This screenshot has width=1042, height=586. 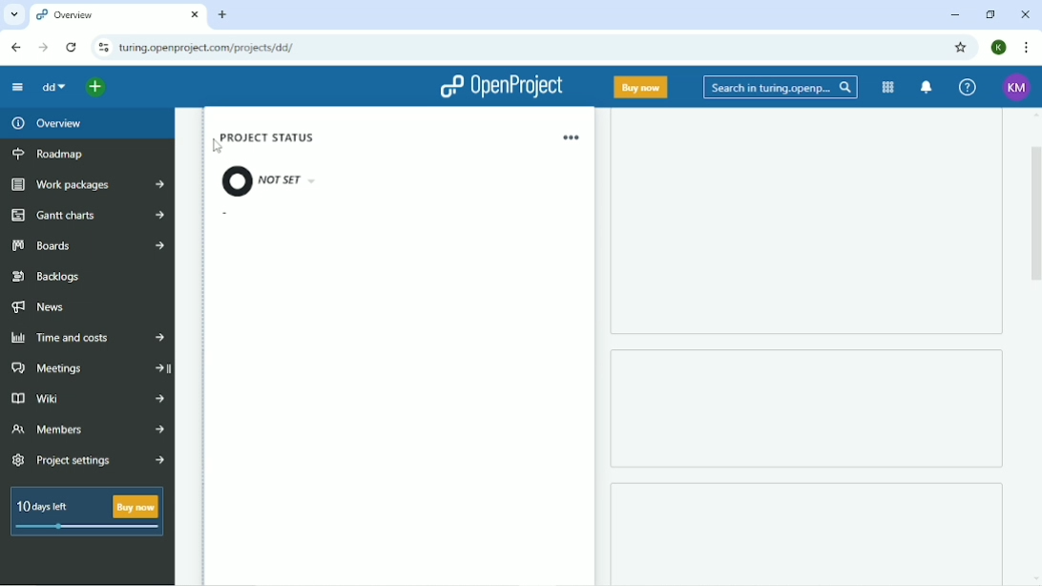 What do you see at coordinates (53, 88) in the screenshot?
I see `dd` at bounding box center [53, 88].